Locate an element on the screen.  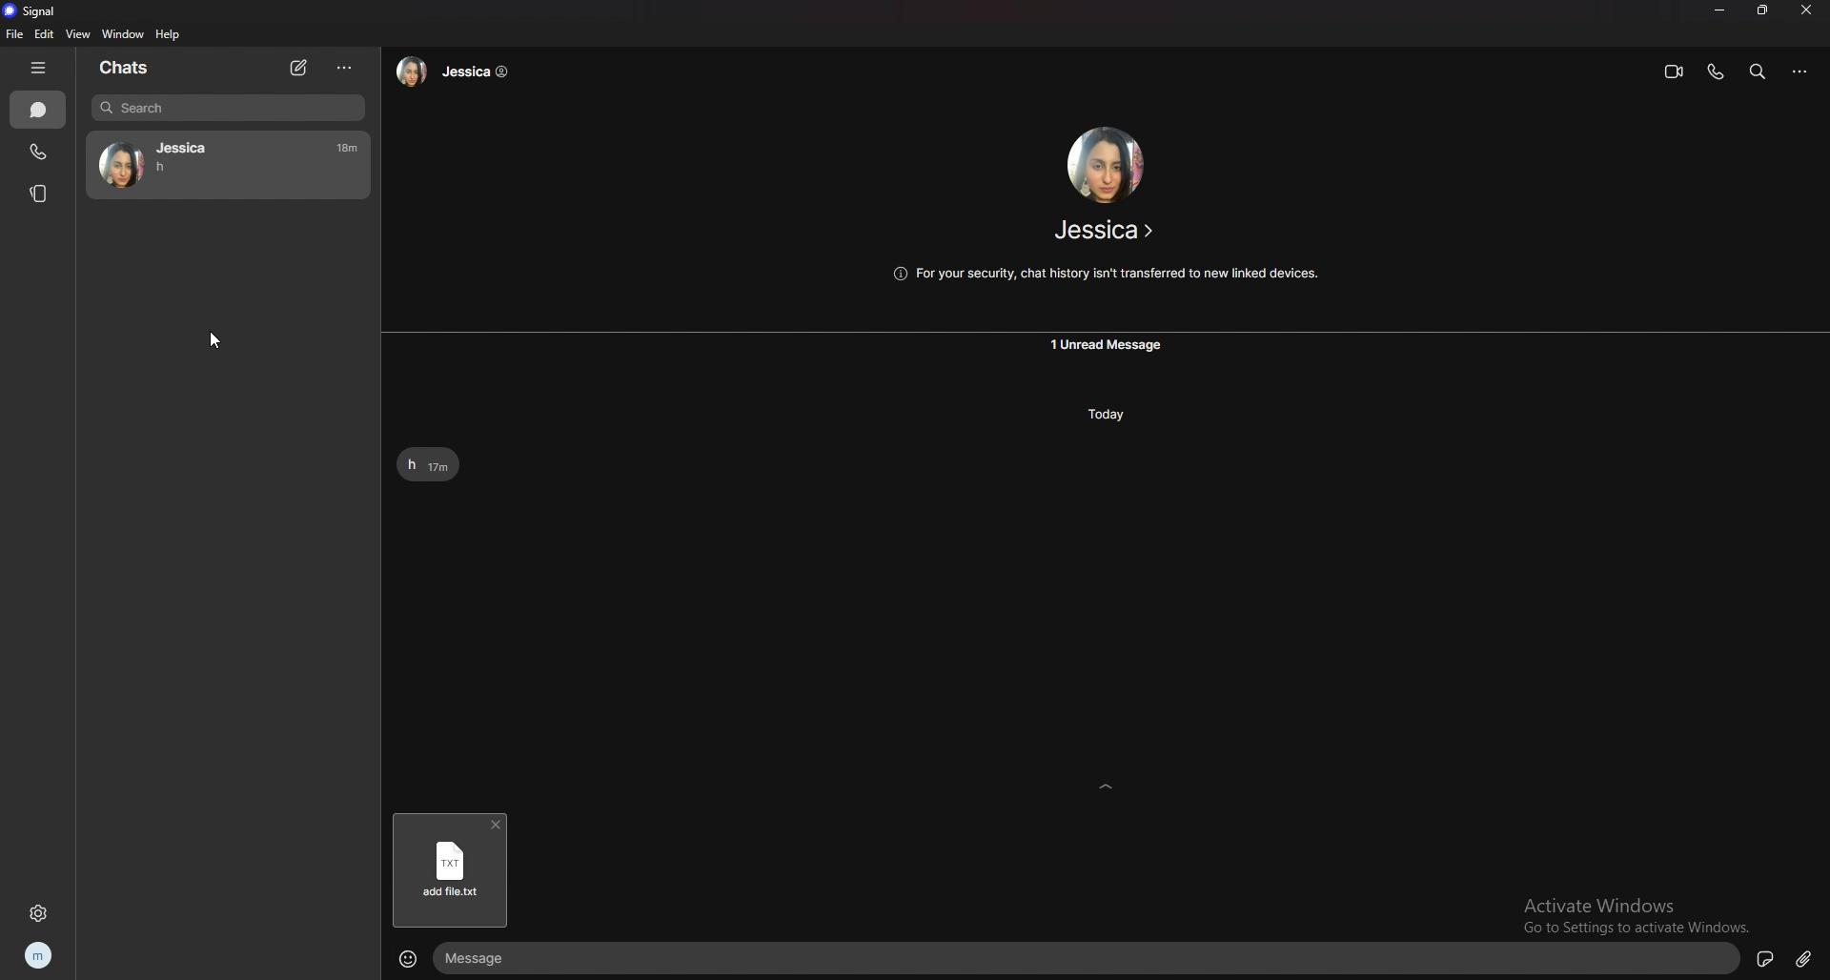
stories is located at coordinates (41, 193).